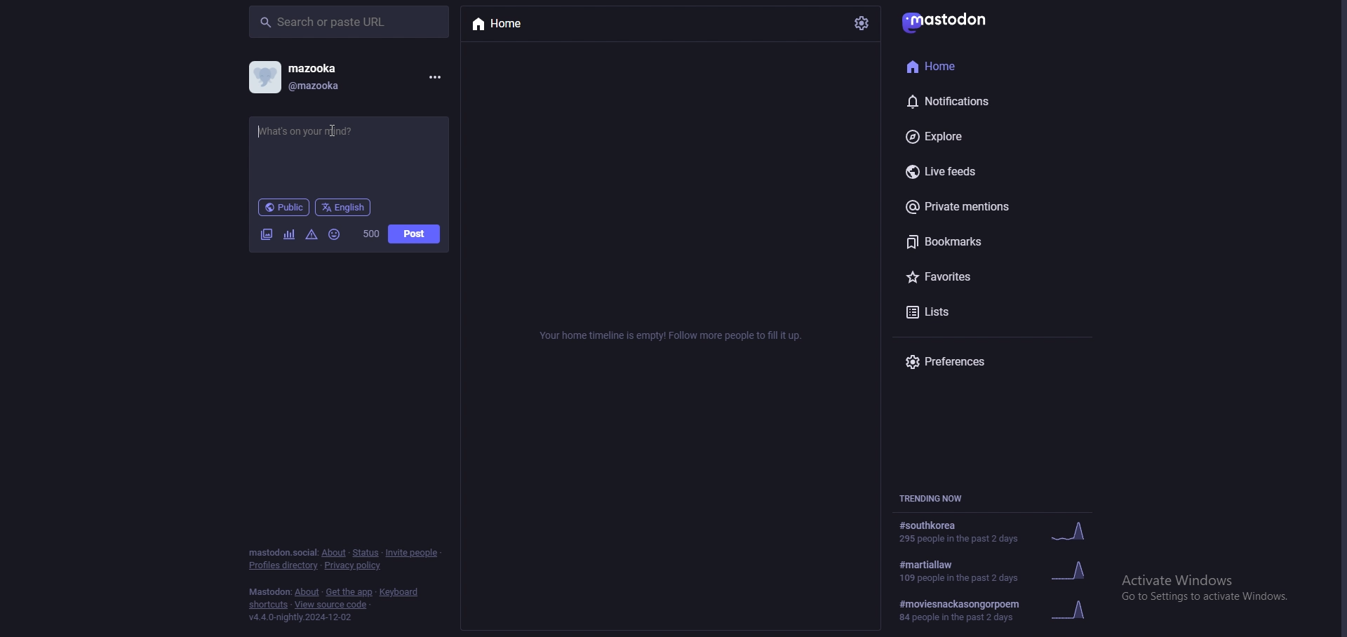 Image resolution: width=1347 pixels, height=637 pixels. Describe the element at coordinates (356, 565) in the screenshot. I see `privacy policy` at that location.